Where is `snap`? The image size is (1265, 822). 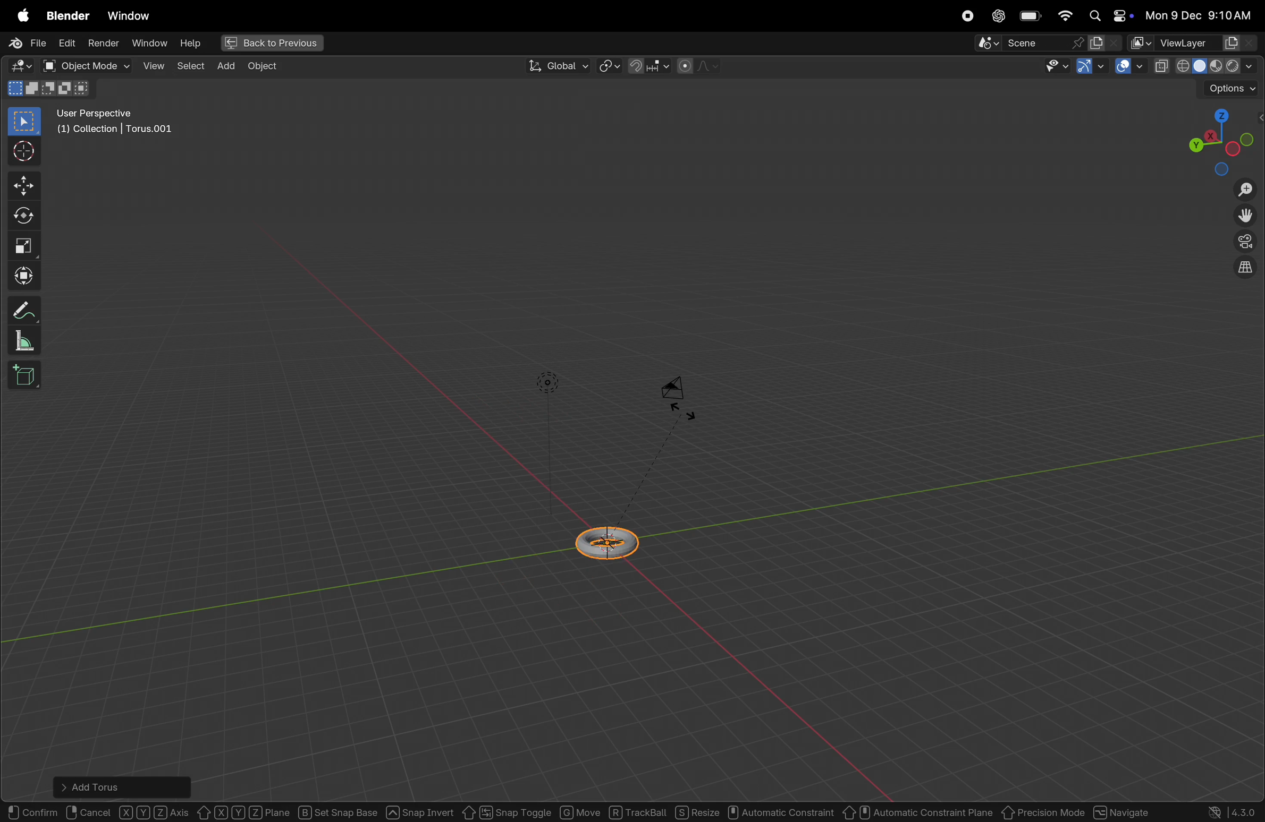 snap is located at coordinates (647, 66).